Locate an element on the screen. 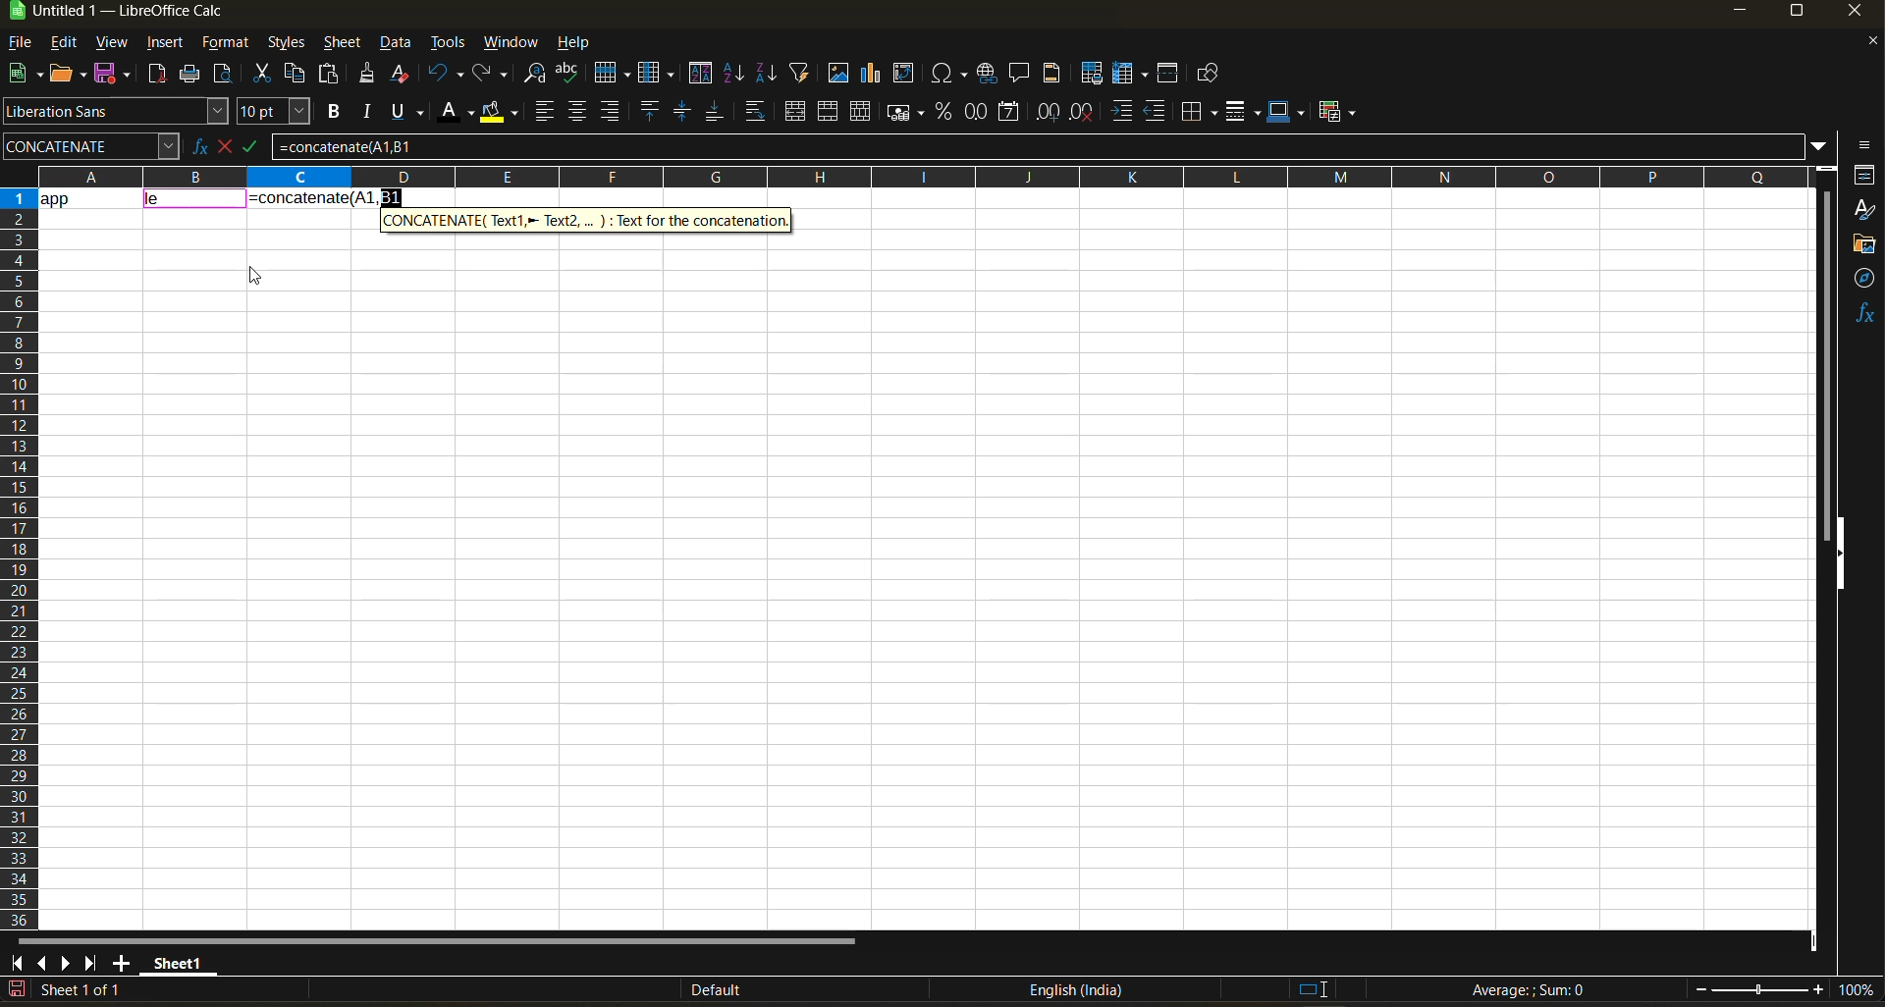 Image resolution: width=1885 pixels, height=1007 pixels. italic is located at coordinates (368, 112).